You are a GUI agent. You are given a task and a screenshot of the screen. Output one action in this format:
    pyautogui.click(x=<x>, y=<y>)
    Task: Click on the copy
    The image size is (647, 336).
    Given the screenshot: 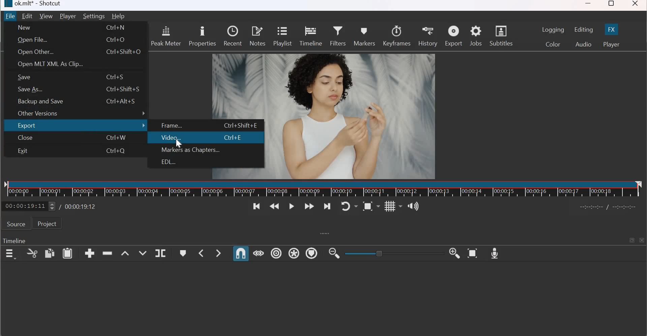 What is the action you would take?
    pyautogui.click(x=49, y=253)
    